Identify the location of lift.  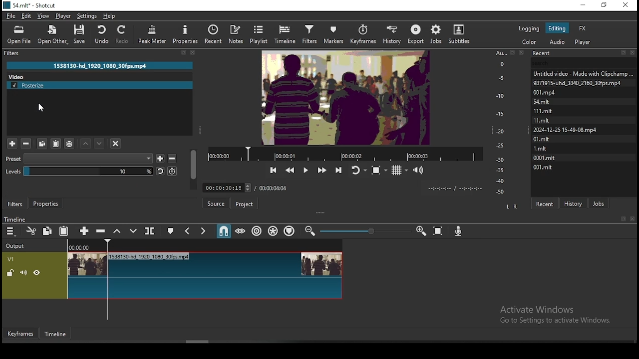
(118, 232).